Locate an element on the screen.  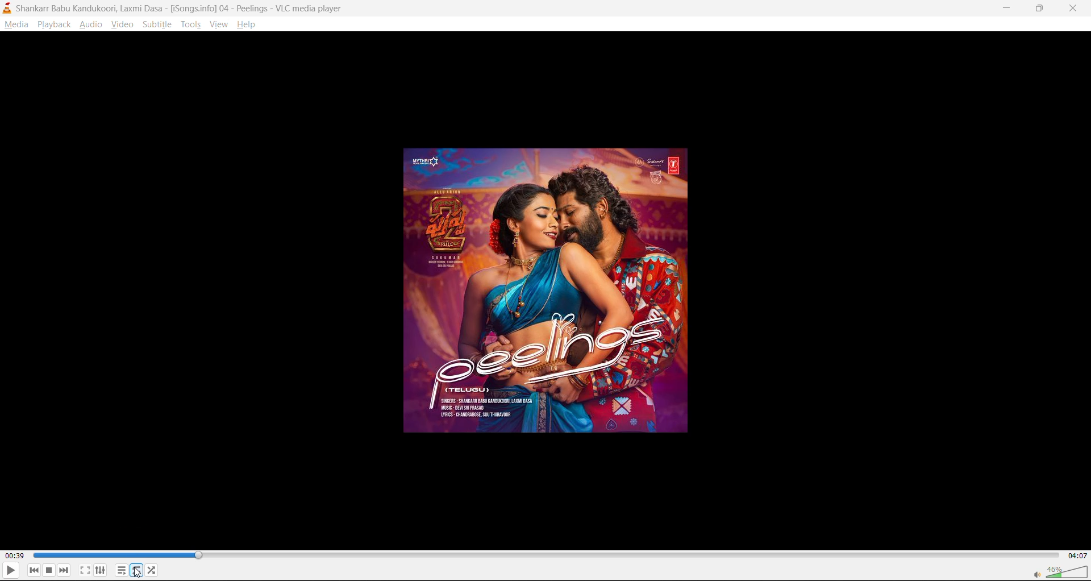
video is located at coordinates (123, 25).